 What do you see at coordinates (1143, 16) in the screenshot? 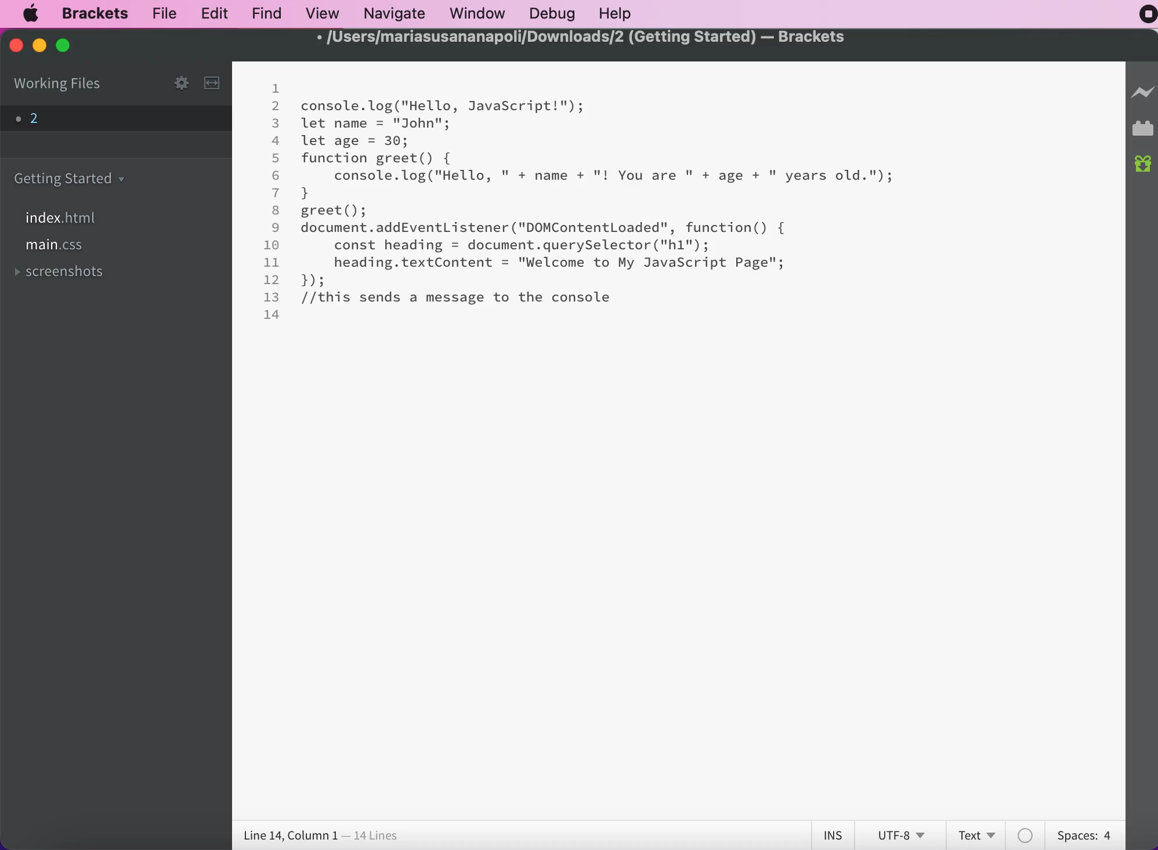
I see `recording stopped` at bounding box center [1143, 16].